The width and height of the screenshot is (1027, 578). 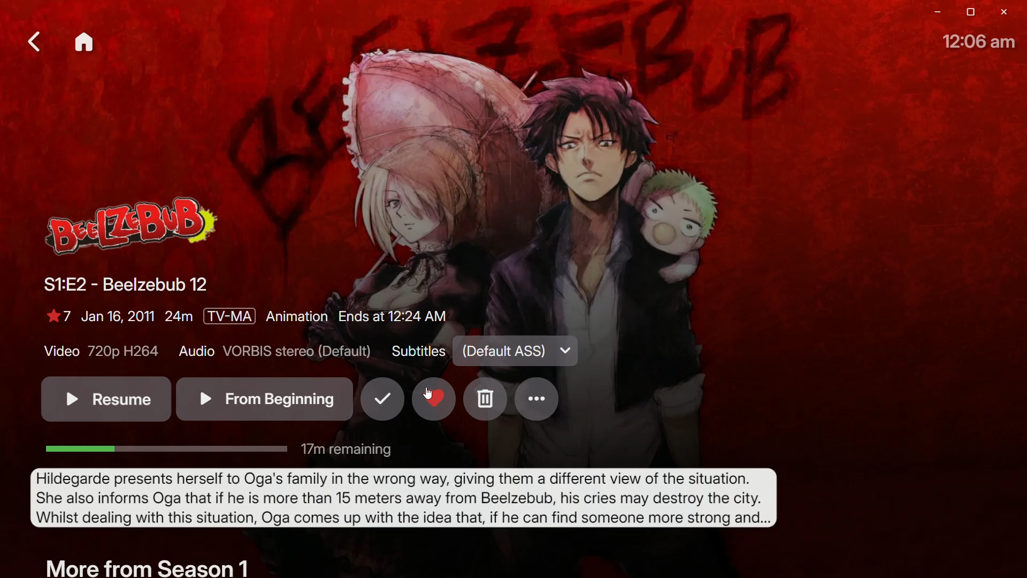 I want to click on Remaining TIme, so click(x=220, y=450).